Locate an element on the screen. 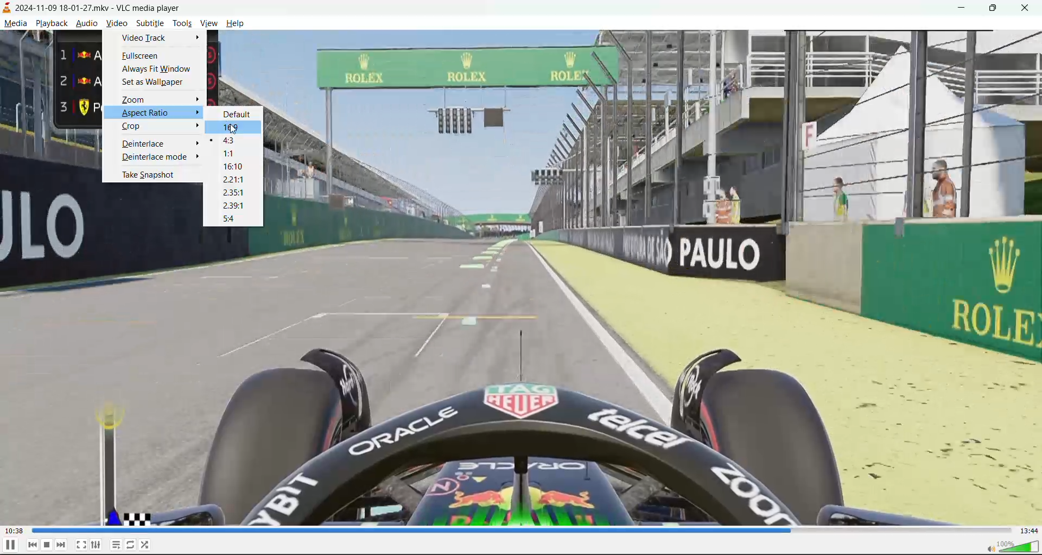 The image size is (1042, 555). maximize is located at coordinates (996, 9).